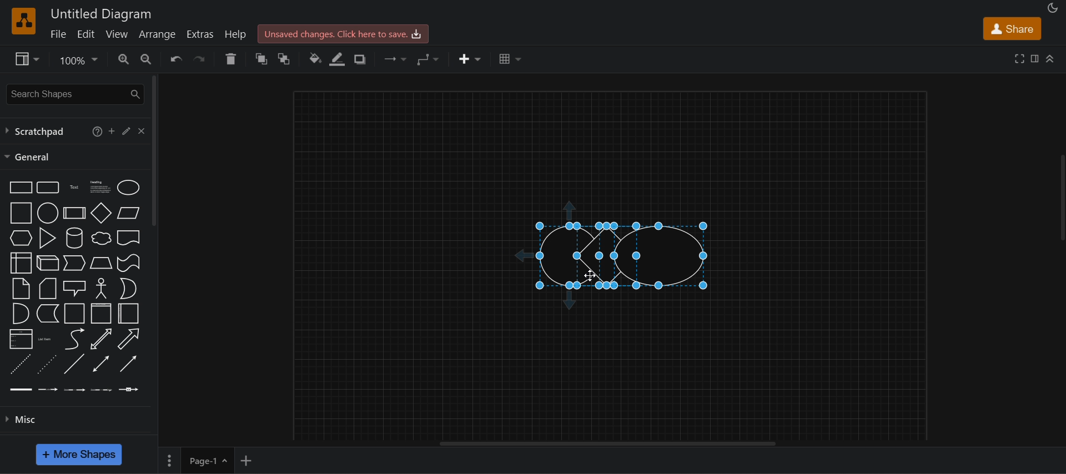  I want to click on dashed line, so click(19, 364).